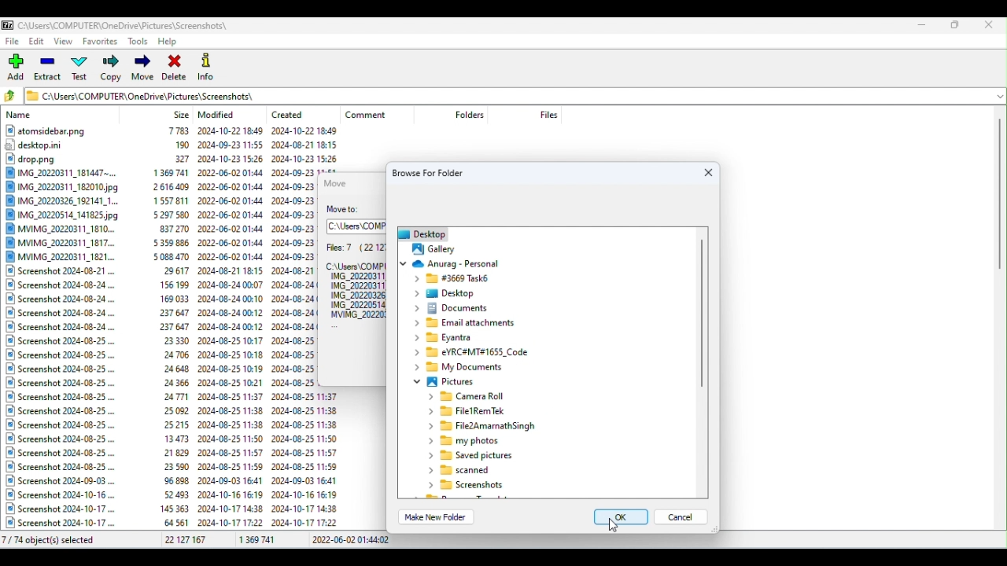 The height and width of the screenshot is (566, 1007). I want to click on Comment, so click(373, 115).